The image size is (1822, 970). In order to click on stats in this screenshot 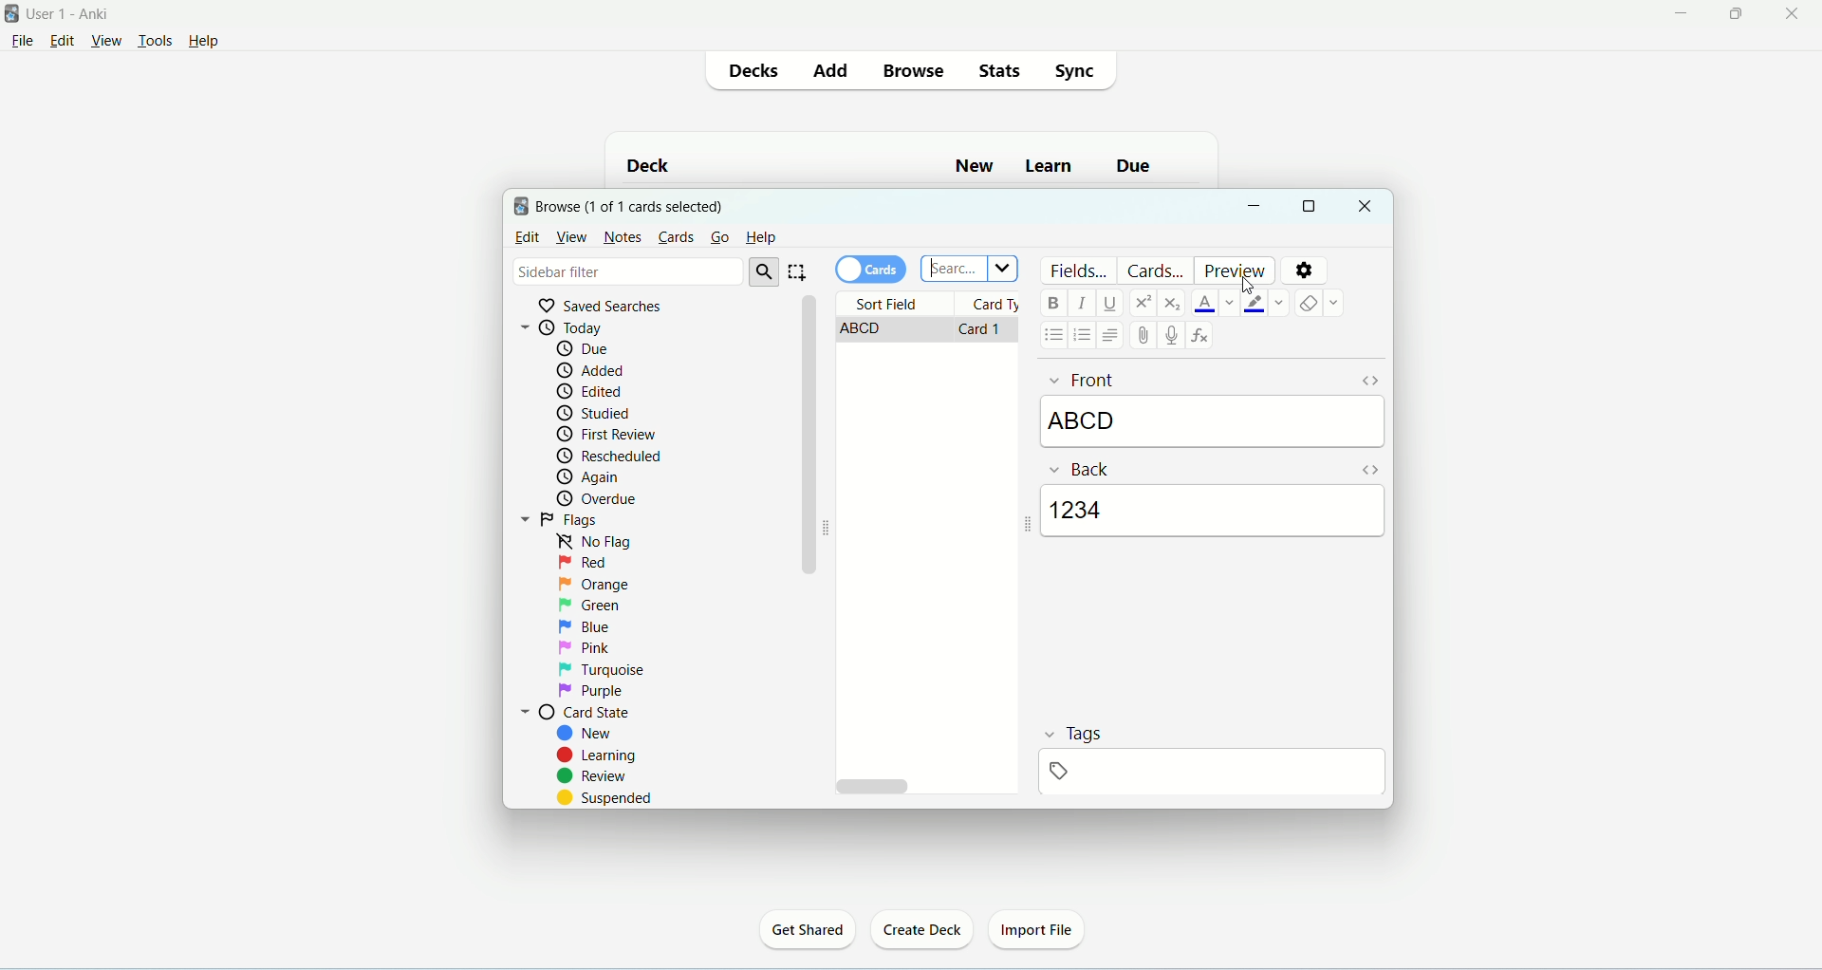, I will do `click(998, 70)`.